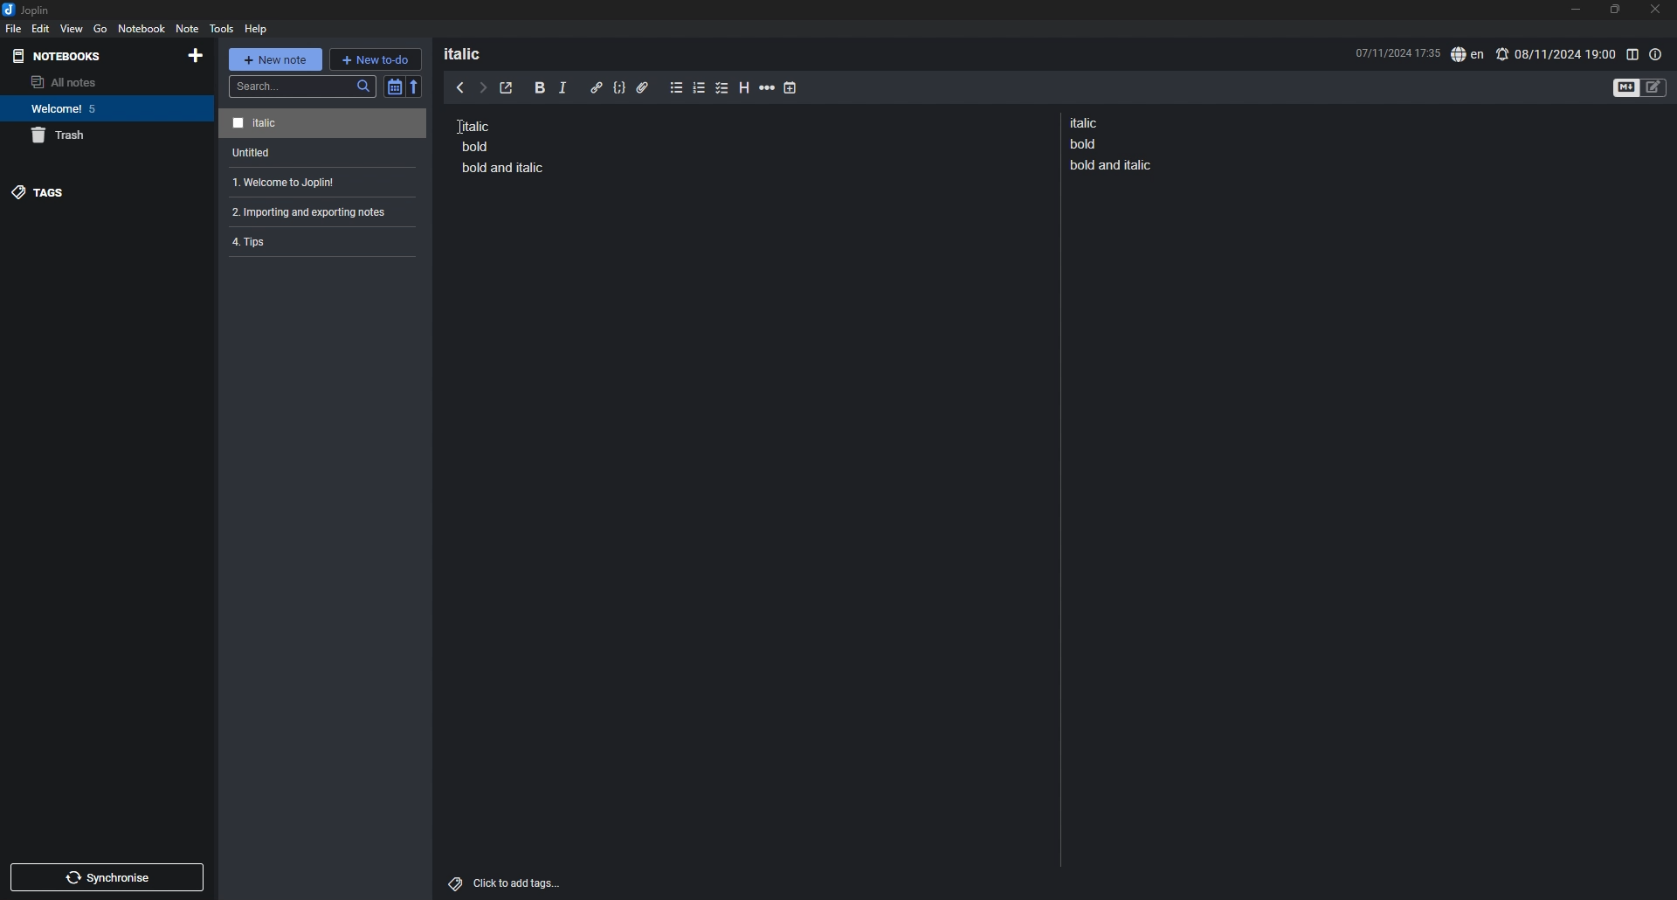 Image resolution: width=1677 pixels, height=900 pixels. I want to click on set alarm, so click(1556, 53).